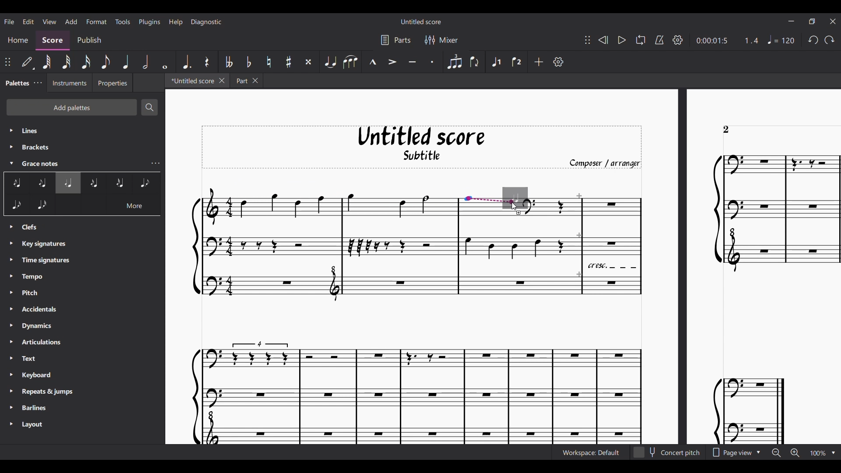 The image size is (841, 473). Describe the element at coordinates (433, 61) in the screenshot. I see `Staccato` at that location.